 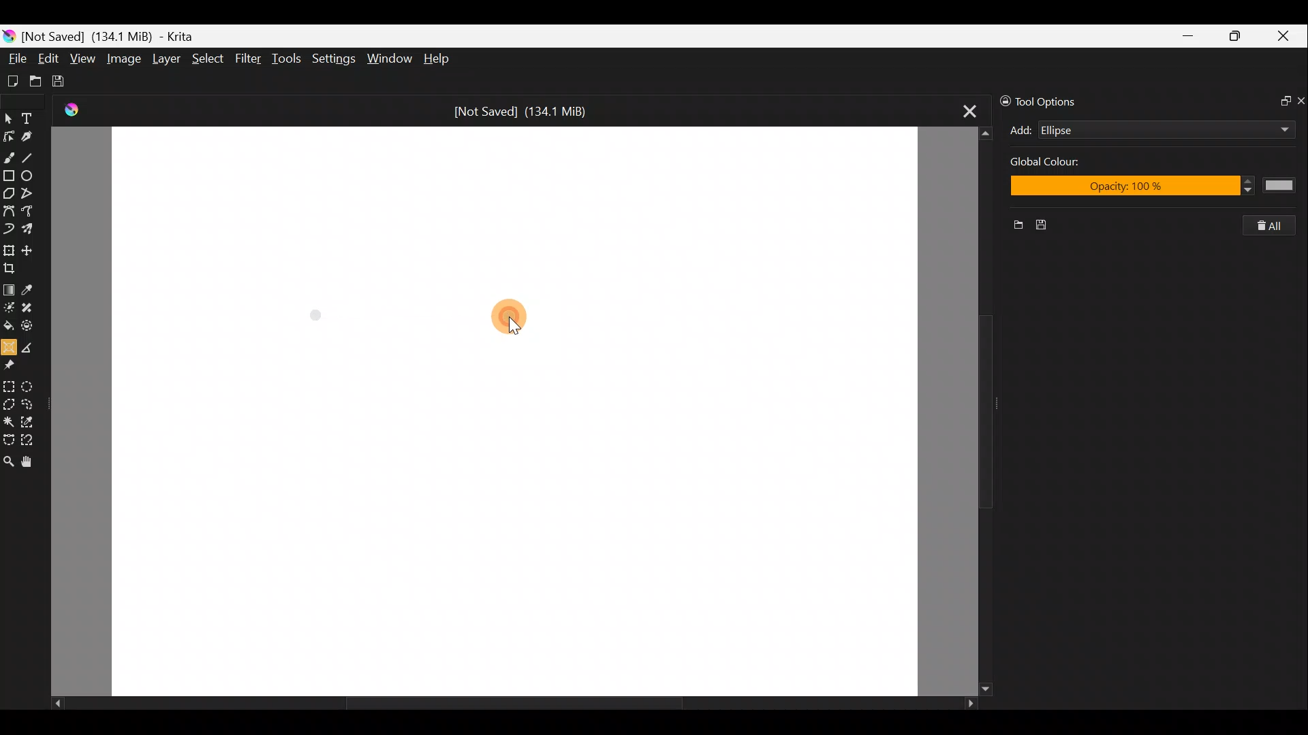 I want to click on Close docker, so click(x=1300, y=100).